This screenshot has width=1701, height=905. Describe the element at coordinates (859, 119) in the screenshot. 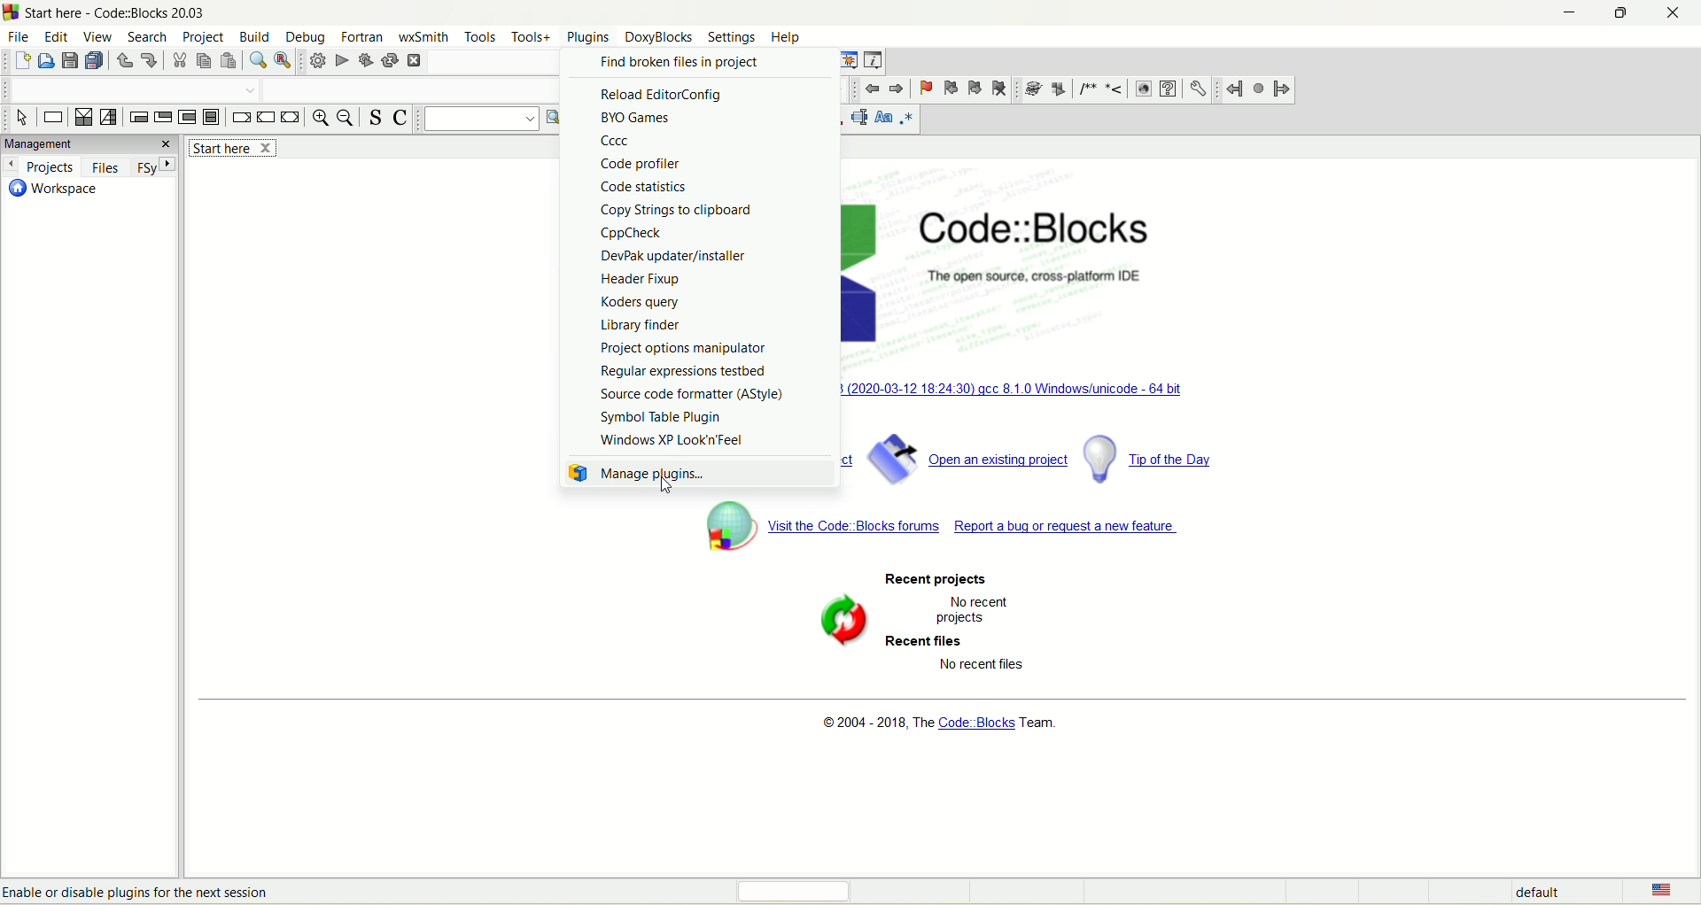

I see `selected text` at that location.